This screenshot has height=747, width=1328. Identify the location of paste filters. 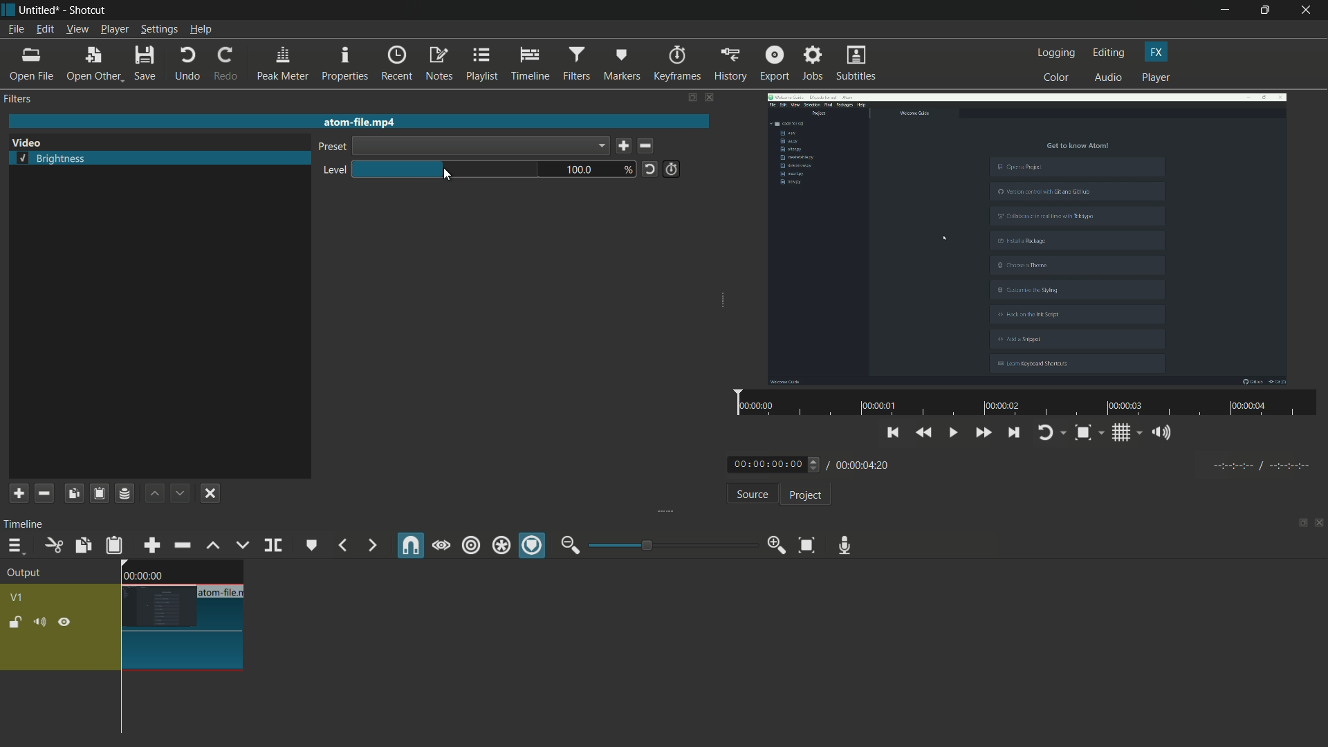
(98, 493).